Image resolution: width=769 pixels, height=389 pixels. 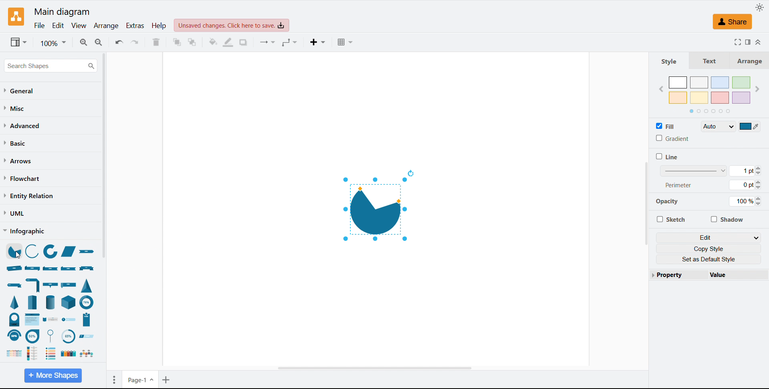 What do you see at coordinates (135, 42) in the screenshot?
I see `Redo ` at bounding box center [135, 42].